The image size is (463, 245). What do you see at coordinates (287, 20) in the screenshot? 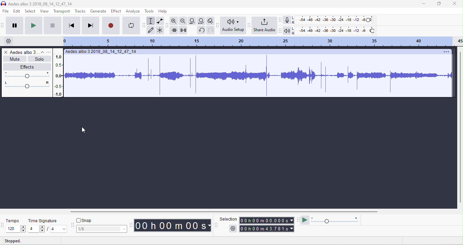
I see `record meter` at bounding box center [287, 20].